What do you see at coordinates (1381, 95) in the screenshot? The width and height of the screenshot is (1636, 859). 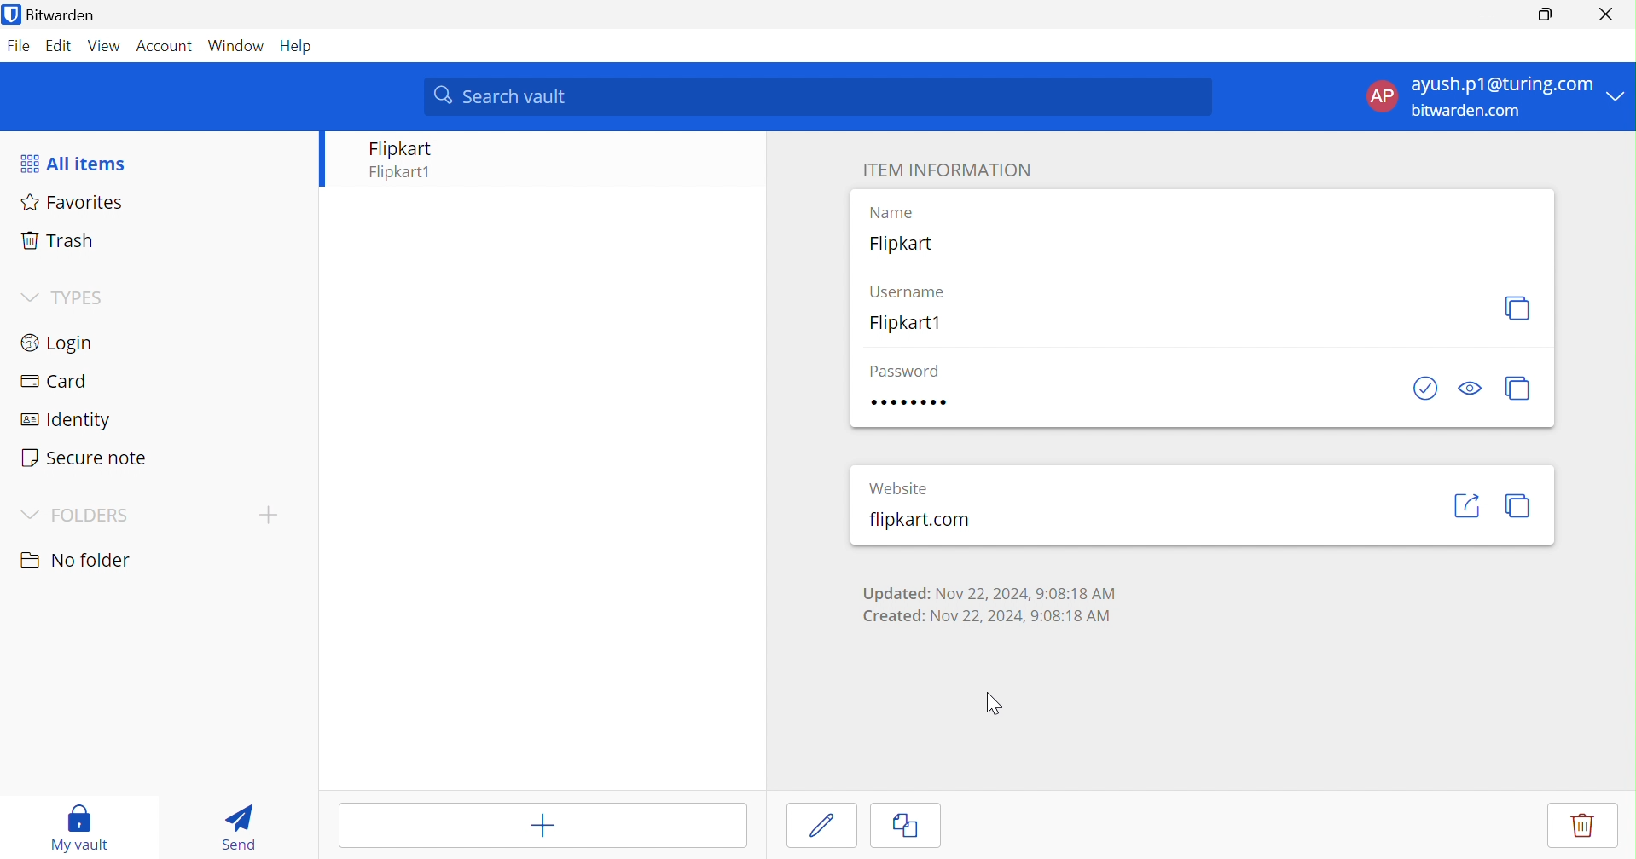 I see `AP` at bounding box center [1381, 95].